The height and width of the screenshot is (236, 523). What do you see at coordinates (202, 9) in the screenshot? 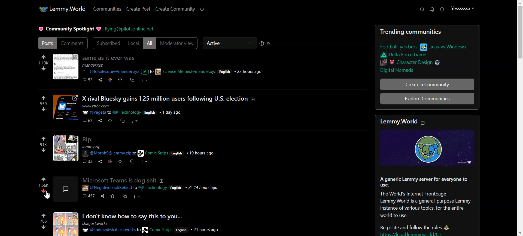
I see `Support Lemmy` at bounding box center [202, 9].